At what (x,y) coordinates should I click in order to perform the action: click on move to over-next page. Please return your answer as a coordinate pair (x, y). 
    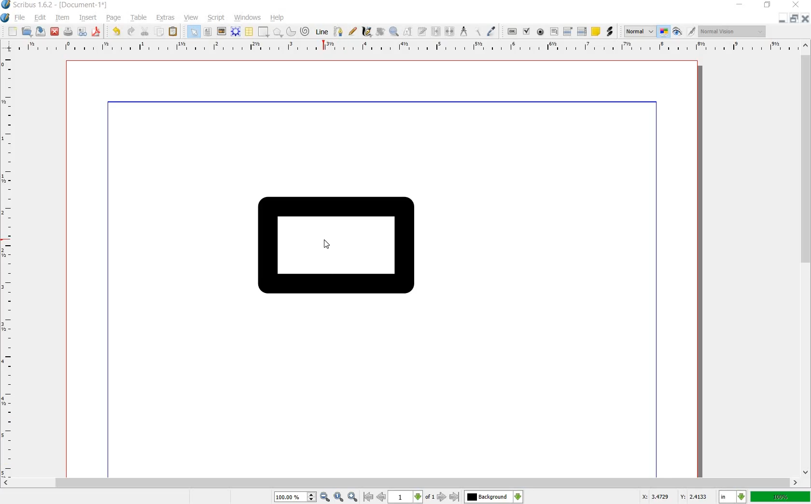
    Looking at the image, I should click on (456, 498).